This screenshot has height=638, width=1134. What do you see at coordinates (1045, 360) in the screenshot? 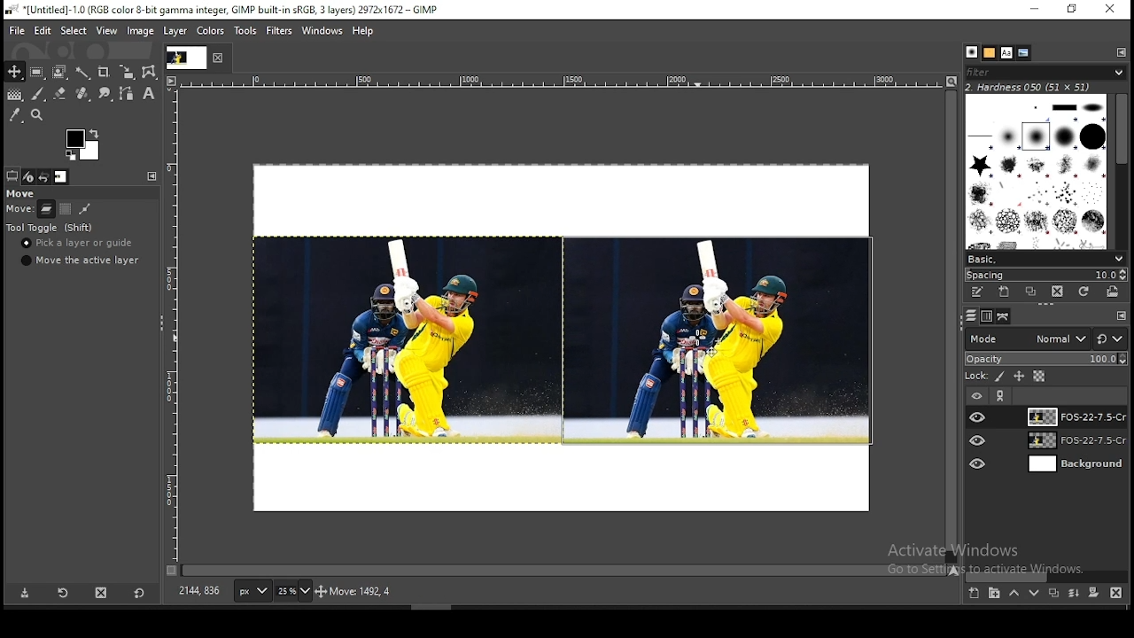
I see `opacity` at bounding box center [1045, 360].